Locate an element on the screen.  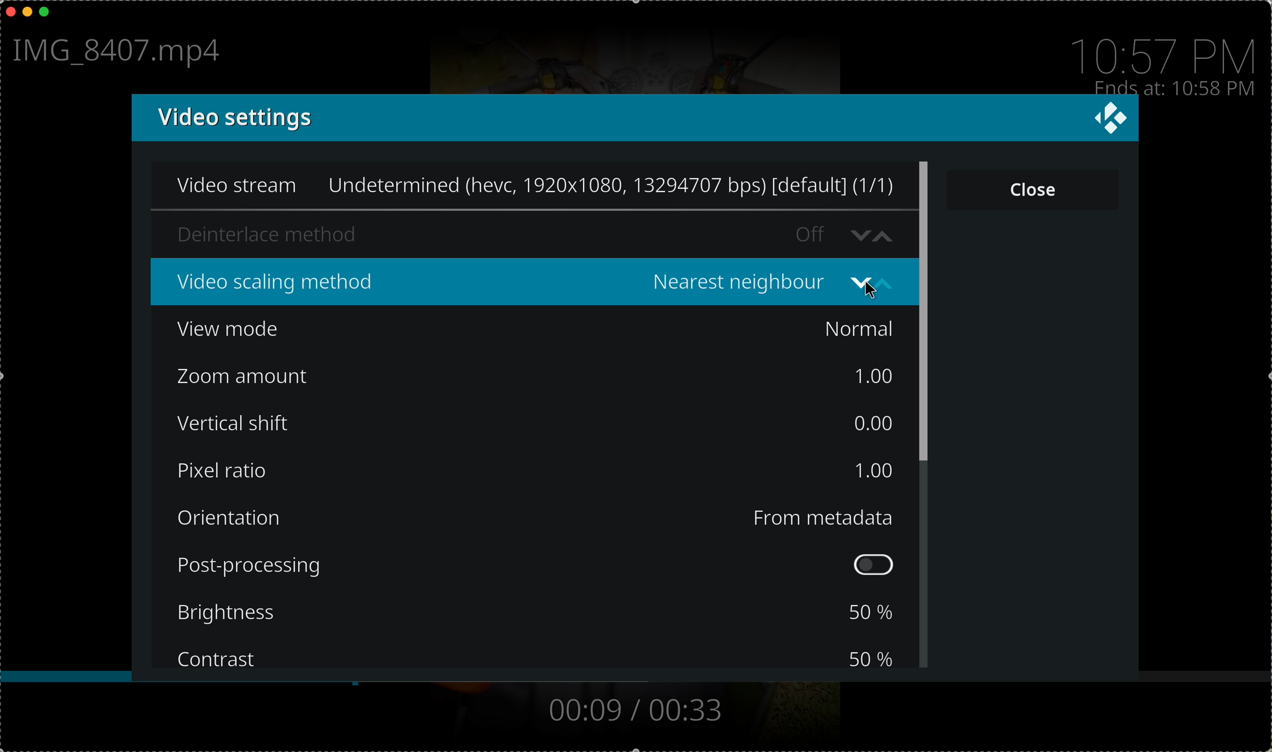
post processing is located at coordinates (539, 565).